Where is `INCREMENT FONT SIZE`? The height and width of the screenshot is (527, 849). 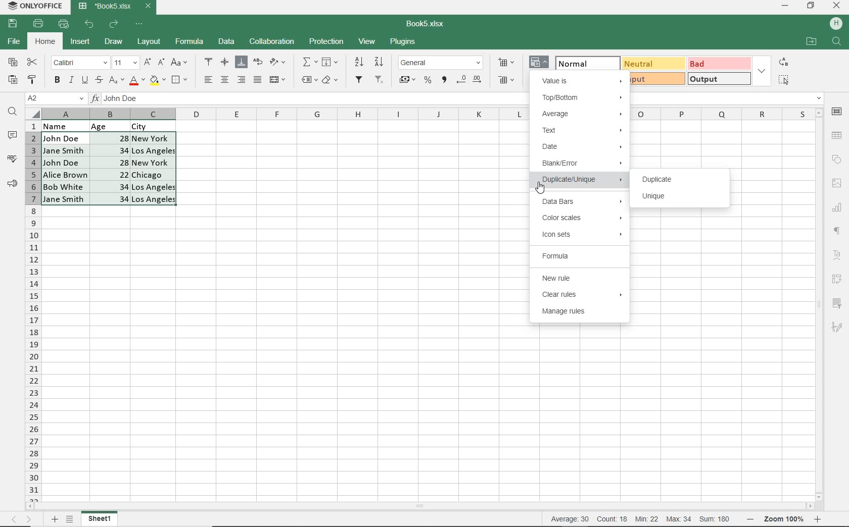
INCREMENT FONT SIZE is located at coordinates (148, 62).